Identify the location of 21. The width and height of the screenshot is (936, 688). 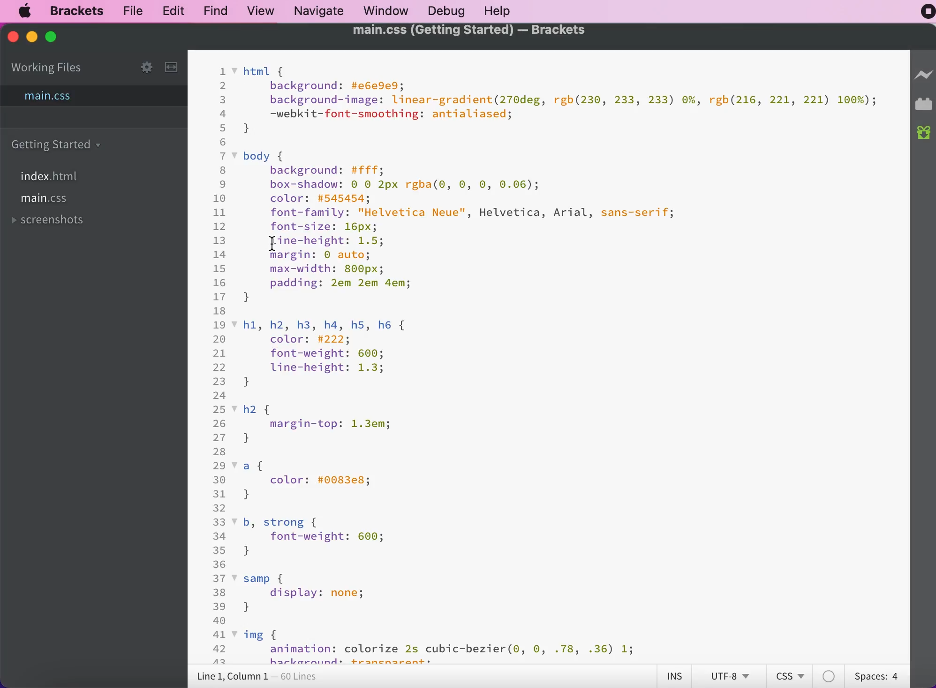
(219, 353).